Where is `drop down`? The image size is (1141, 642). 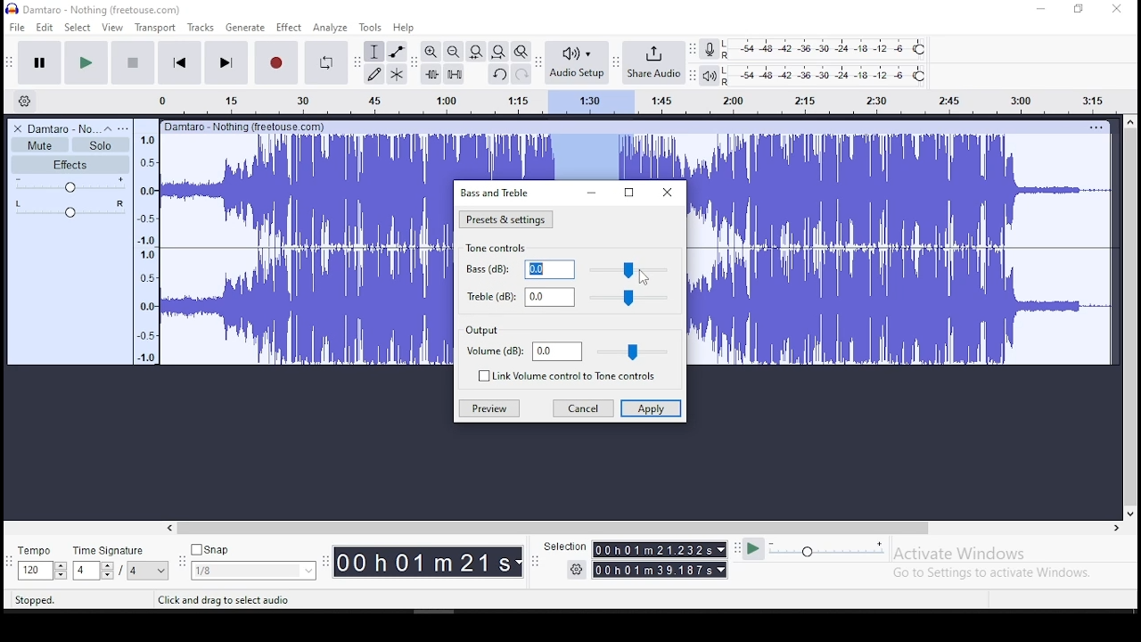 drop down is located at coordinates (307, 571).